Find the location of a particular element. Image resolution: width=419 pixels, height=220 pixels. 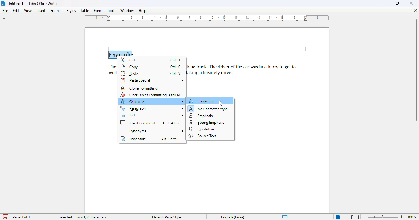

strong emphasis is located at coordinates (207, 123).